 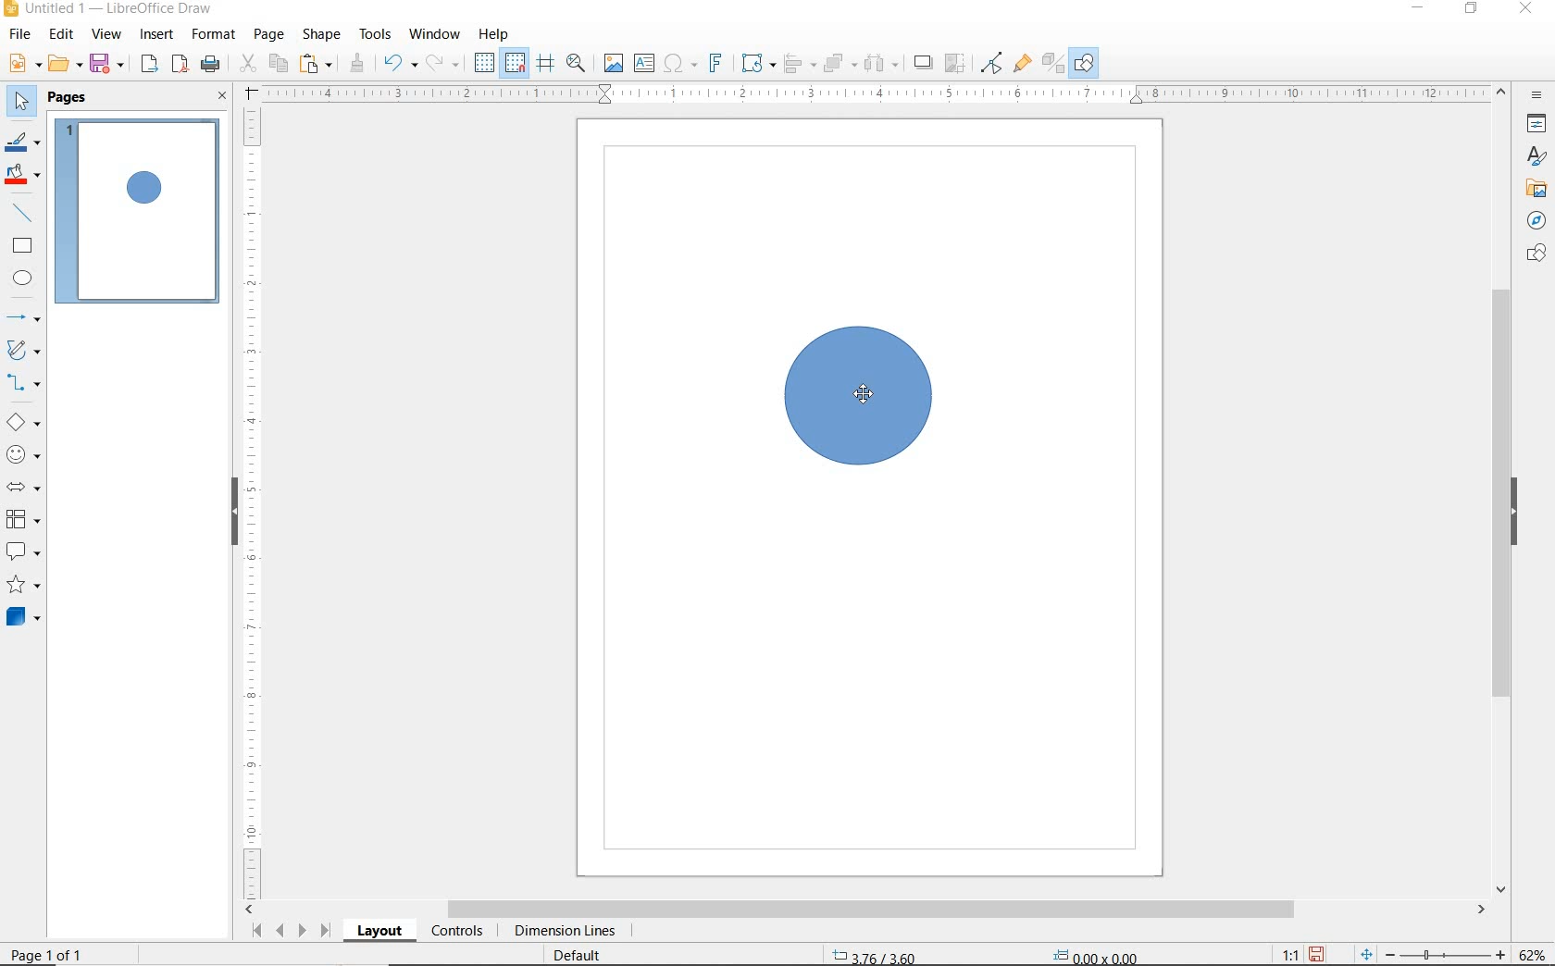 I want to click on First page, so click(x=256, y=934).